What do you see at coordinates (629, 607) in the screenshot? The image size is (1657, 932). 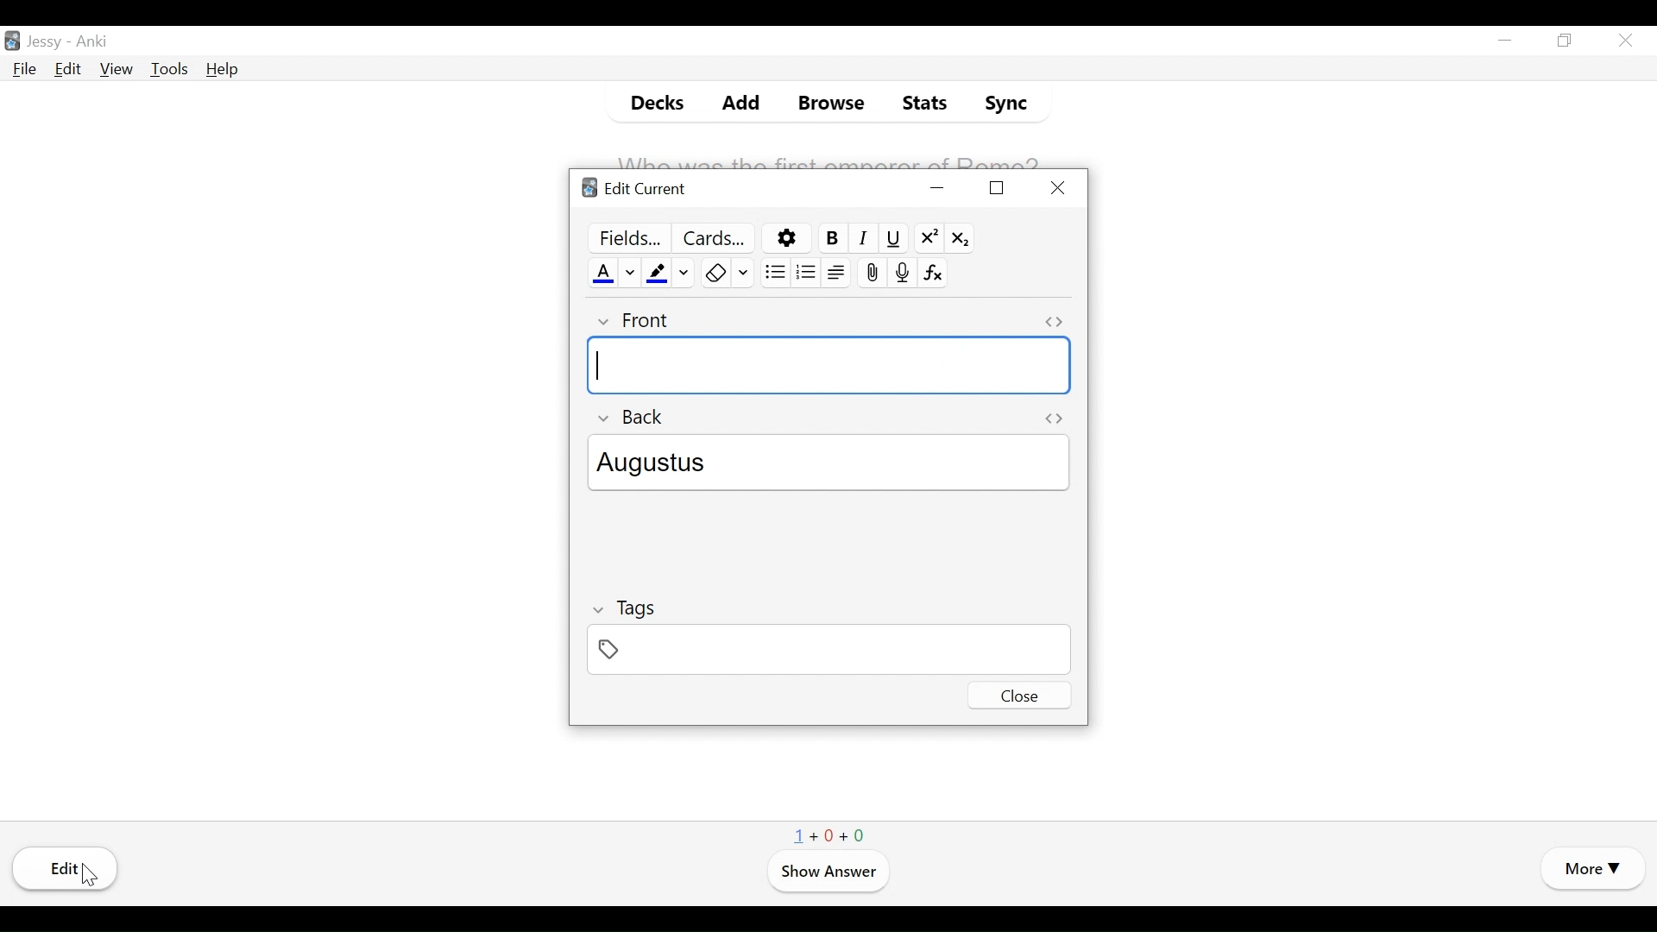 I see `Tags` at bounding box center [629, 607].